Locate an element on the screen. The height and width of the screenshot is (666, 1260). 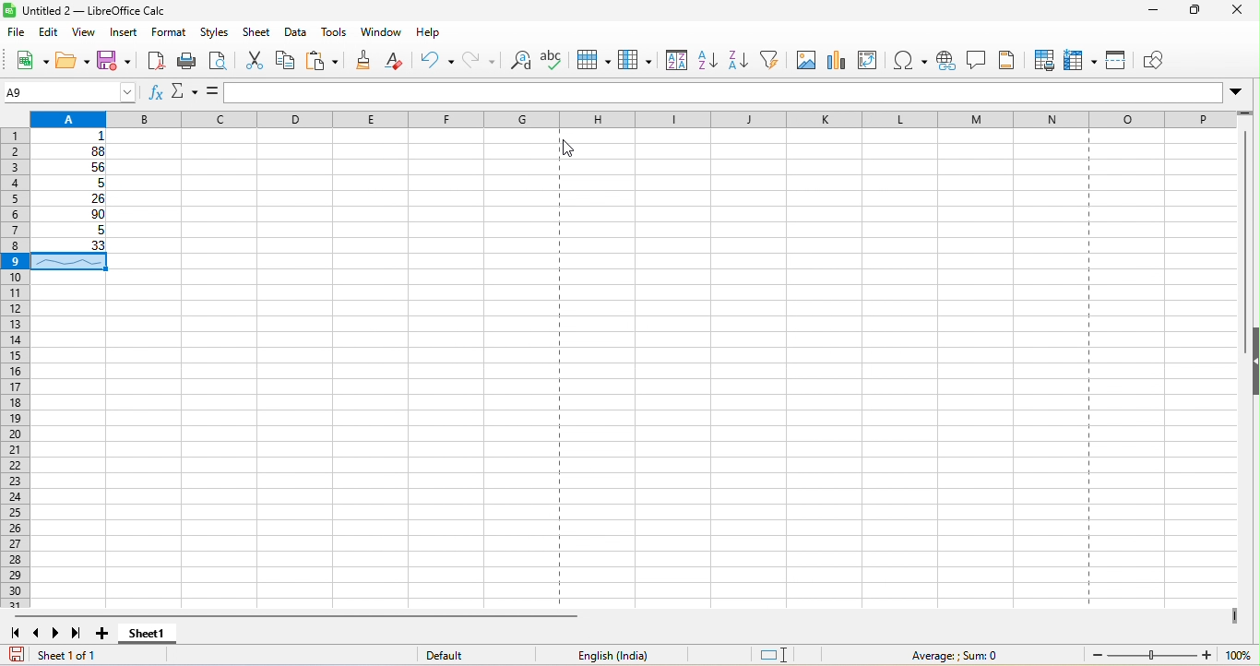
90 is located at coordinates (72, 216).